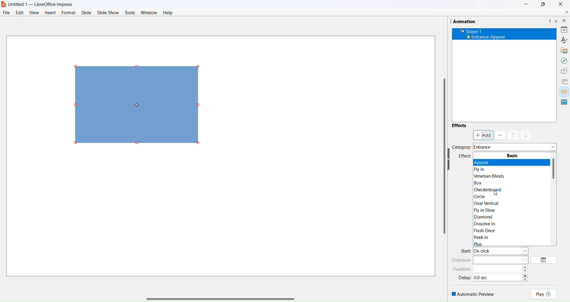 The height and width of the screenshot is (302, 570). What do you see at coordinates (489, 189) in the screenshot?
I see `Checkerboard` at bounding box center [489, 189].